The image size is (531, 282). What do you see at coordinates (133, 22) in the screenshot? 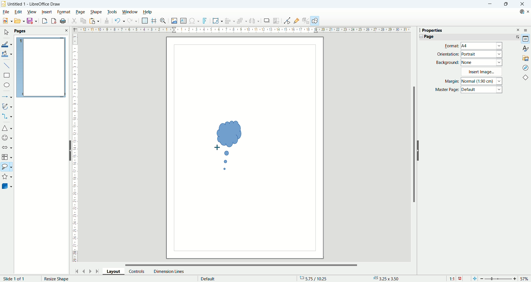
I see `redo` at bounding box center [133, 22].